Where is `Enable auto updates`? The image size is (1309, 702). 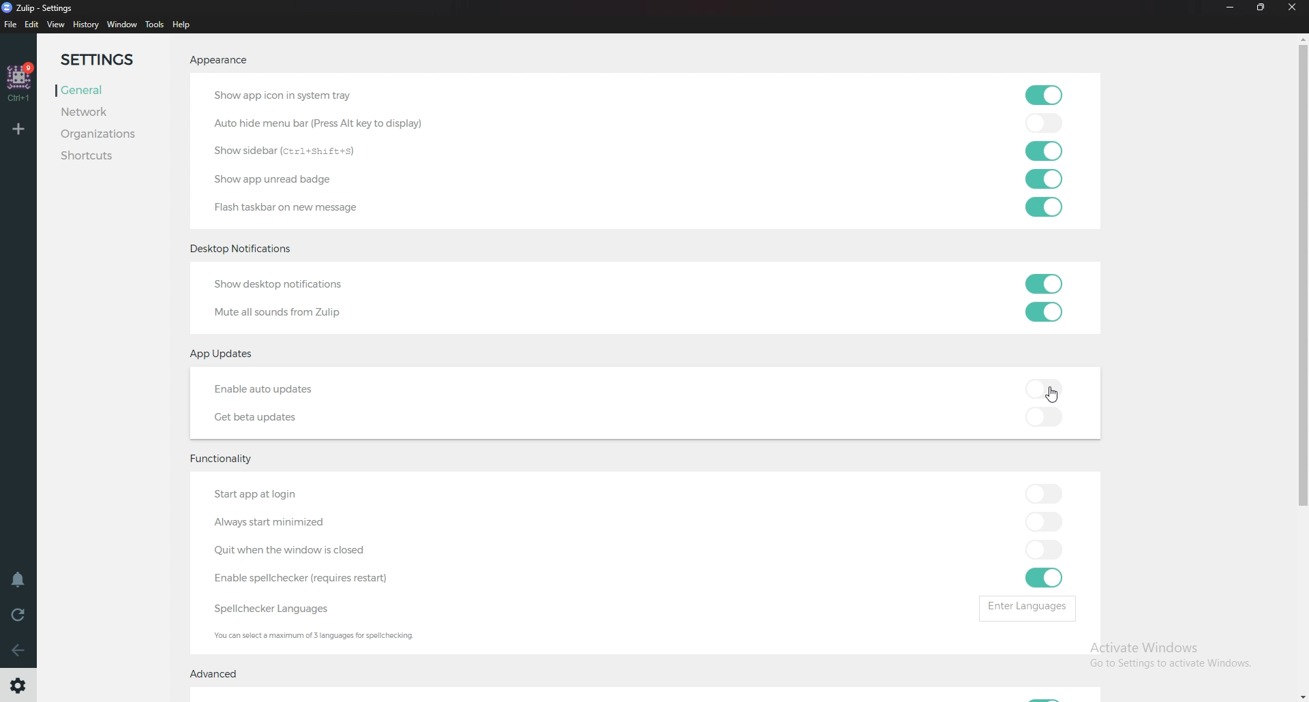 Enable auto updates is located at coordinates (283, 389).